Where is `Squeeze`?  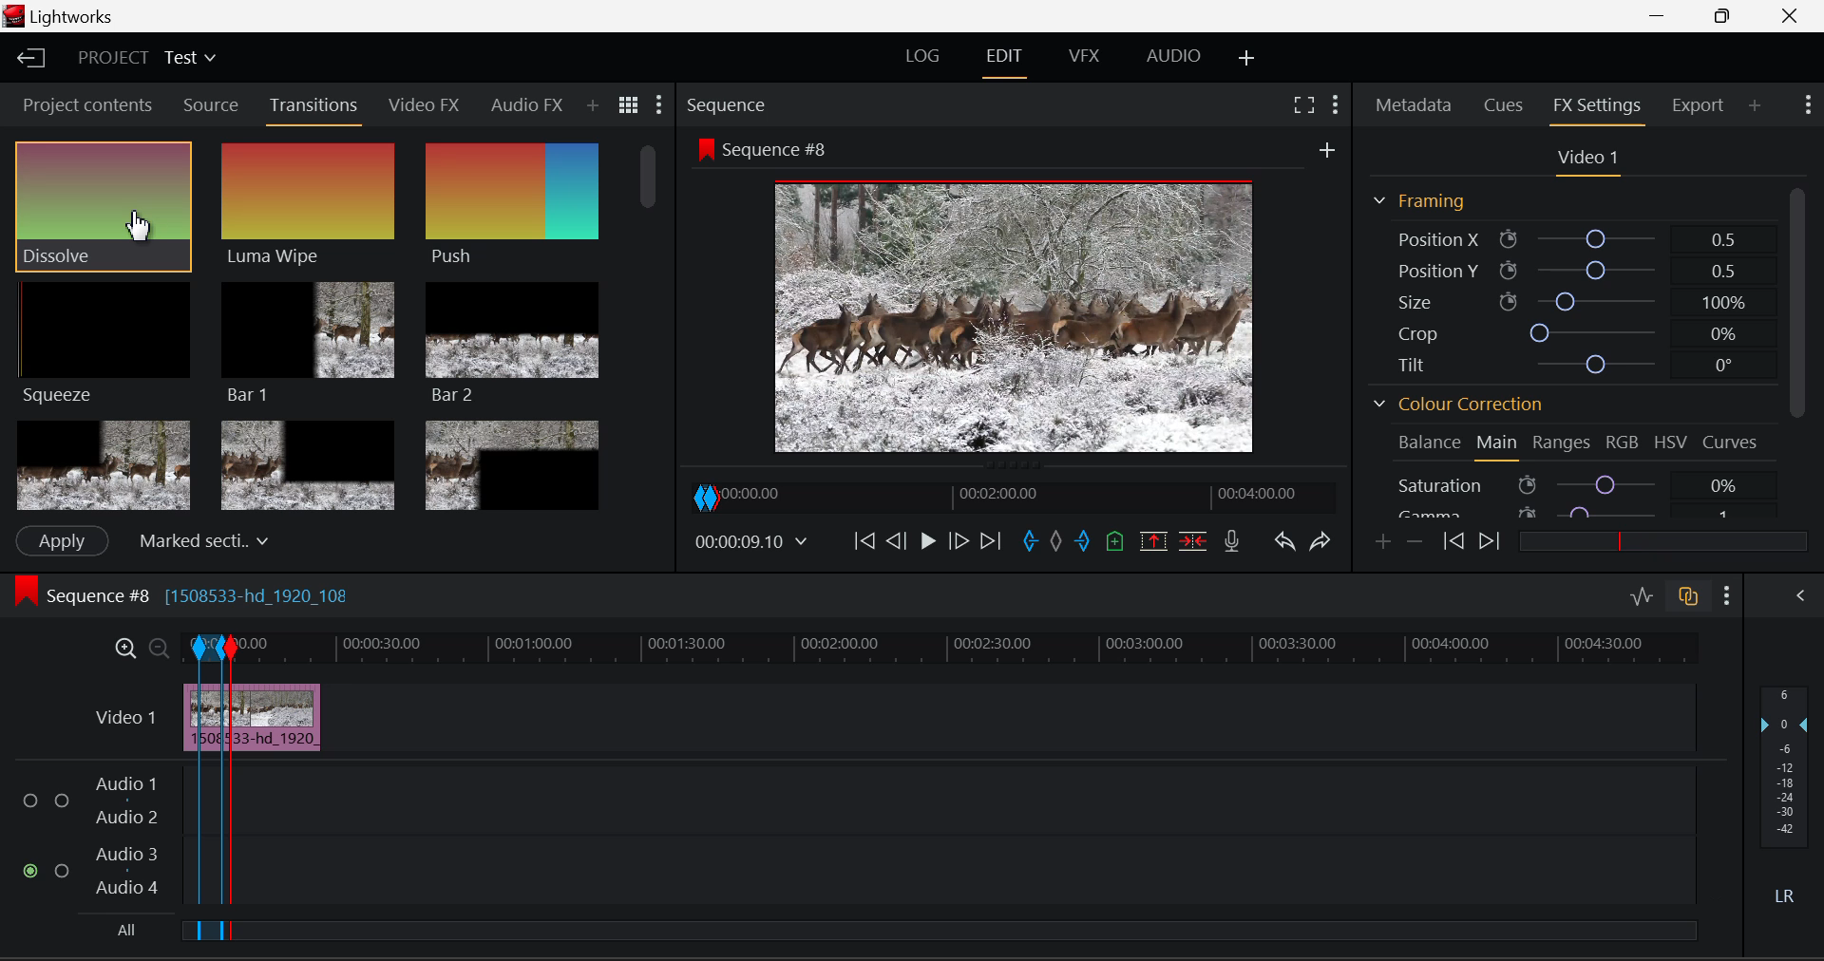
Squeeze is located at coordinates (107, 346).